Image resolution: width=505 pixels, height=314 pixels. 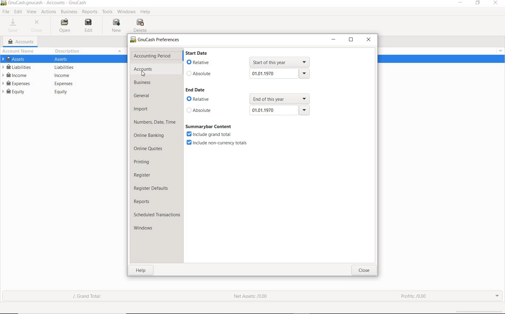 What do you see at coordinates (210, 134) in the screenshot?
I see `include grand total` at bounding box center [210, 134].